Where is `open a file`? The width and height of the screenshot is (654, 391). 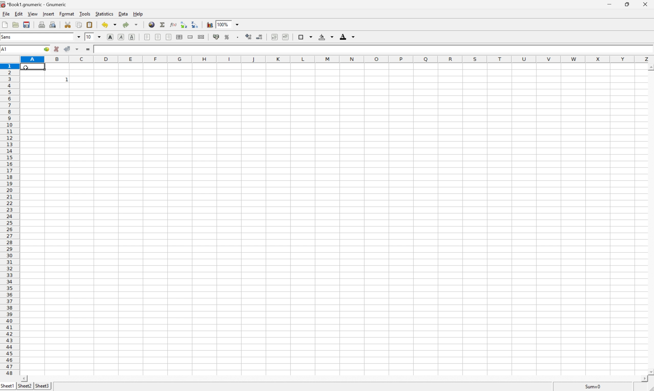 open a file is located at coordinates (15, 25).